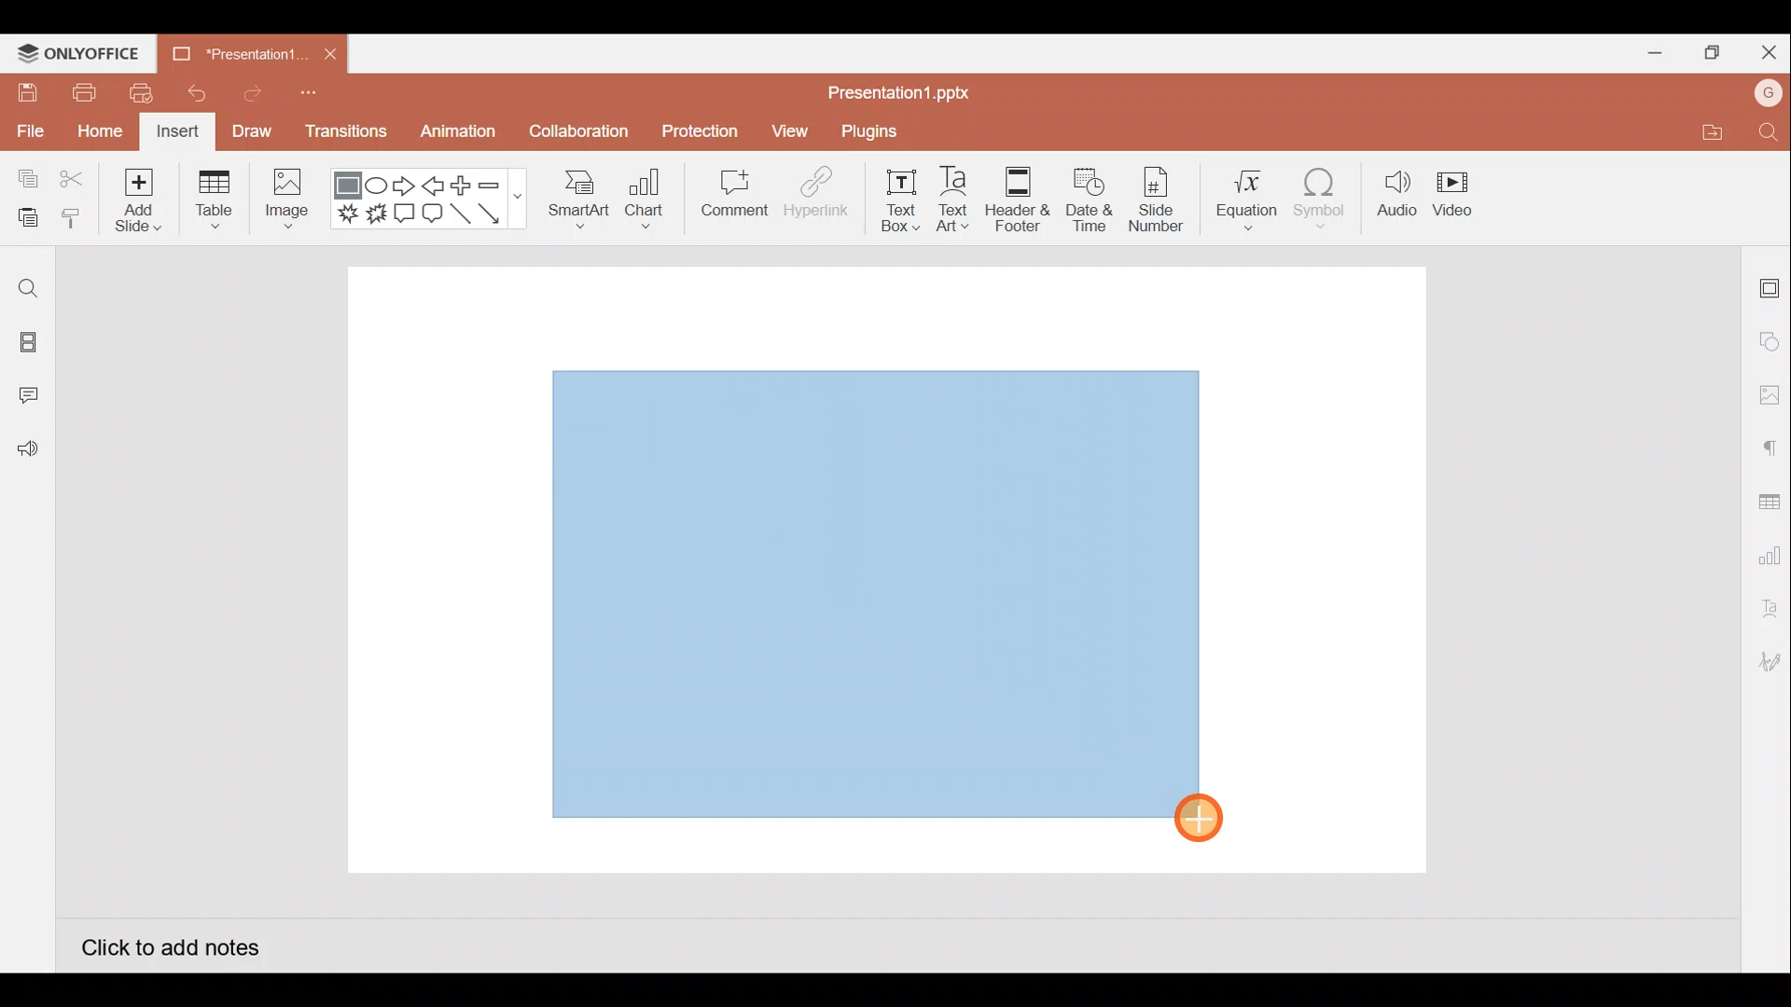 This screenshot has height=1007, width=1791. I want to click on Maximize, so click(1707, 53).